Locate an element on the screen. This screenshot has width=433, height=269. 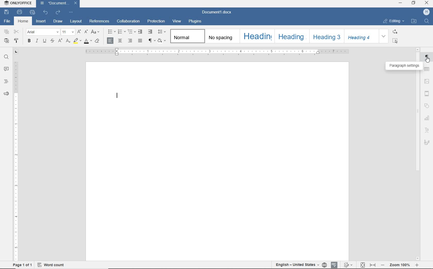
align right is located at coordinates (130, 41).